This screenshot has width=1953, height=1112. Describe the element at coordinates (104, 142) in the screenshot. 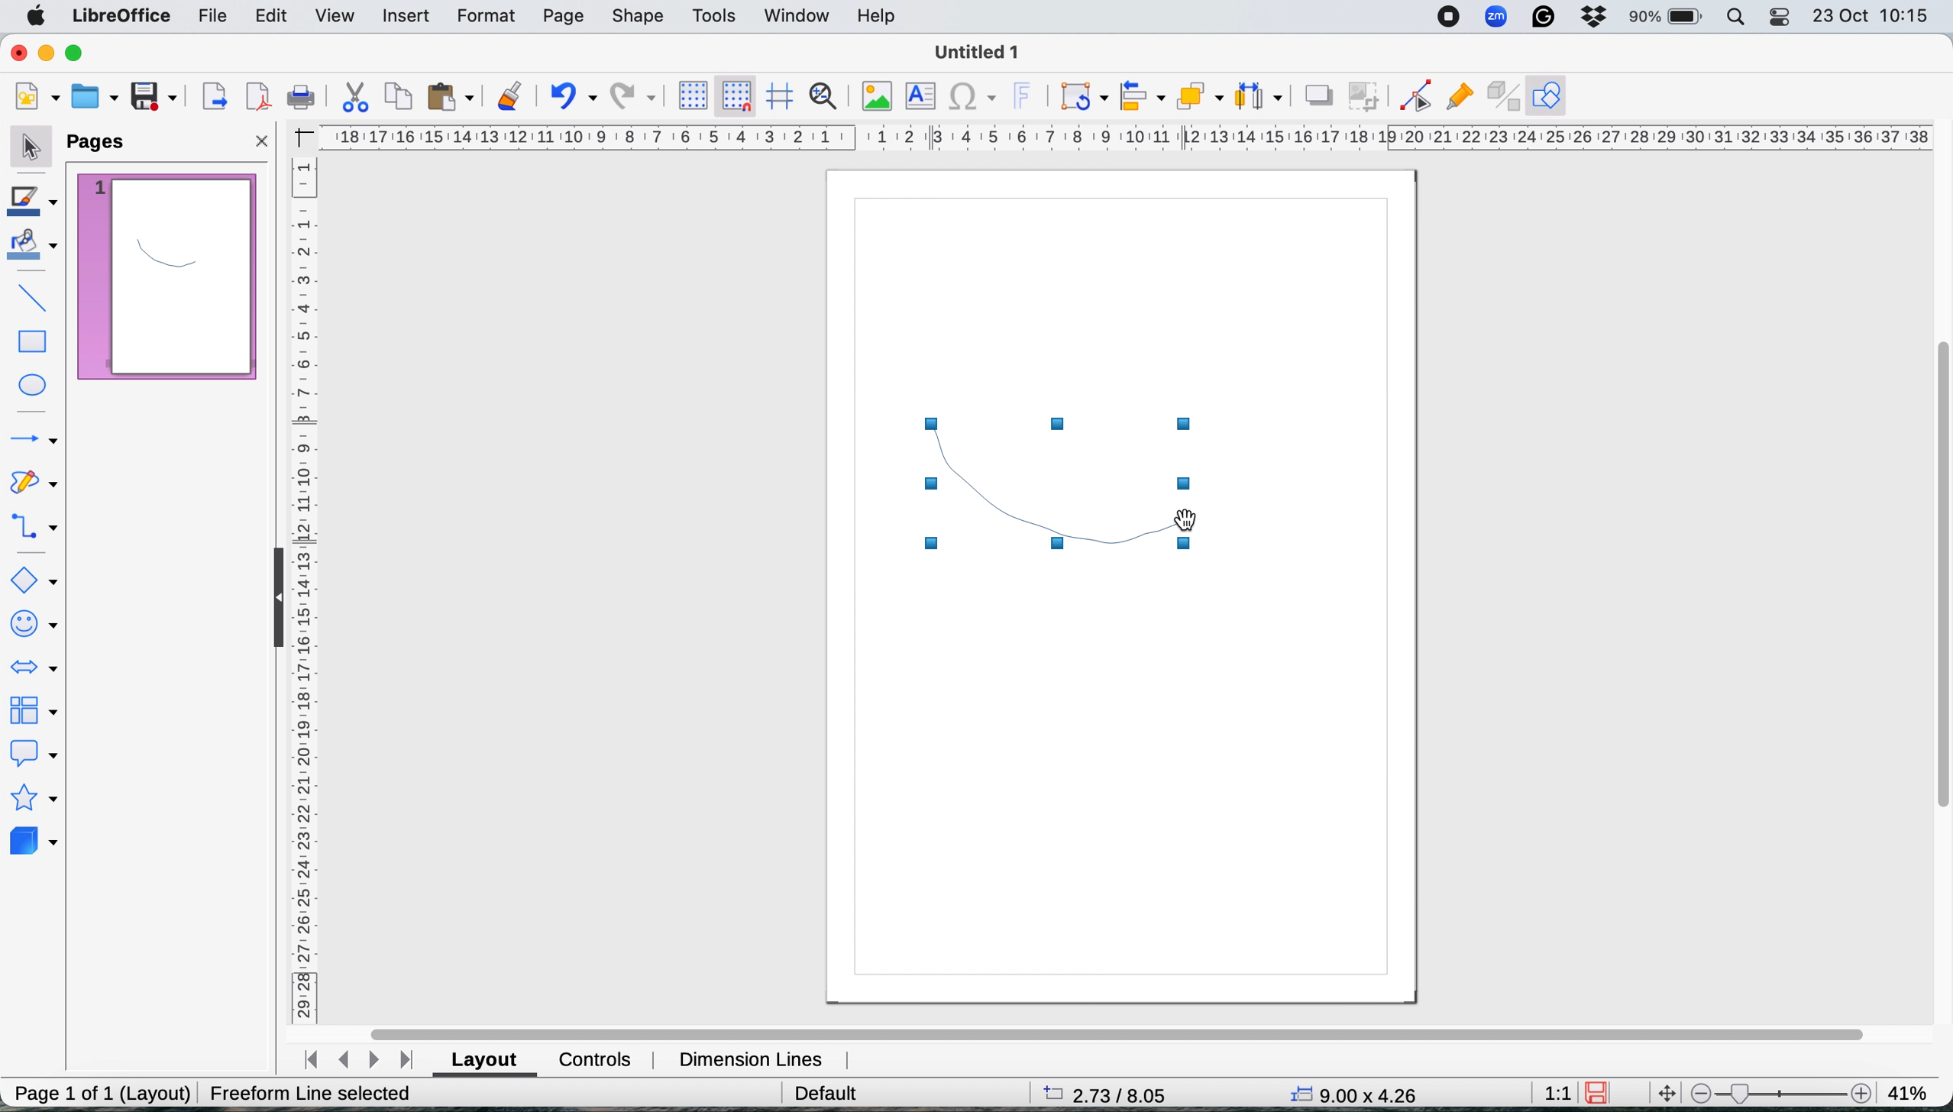

I see `pages` at that location.